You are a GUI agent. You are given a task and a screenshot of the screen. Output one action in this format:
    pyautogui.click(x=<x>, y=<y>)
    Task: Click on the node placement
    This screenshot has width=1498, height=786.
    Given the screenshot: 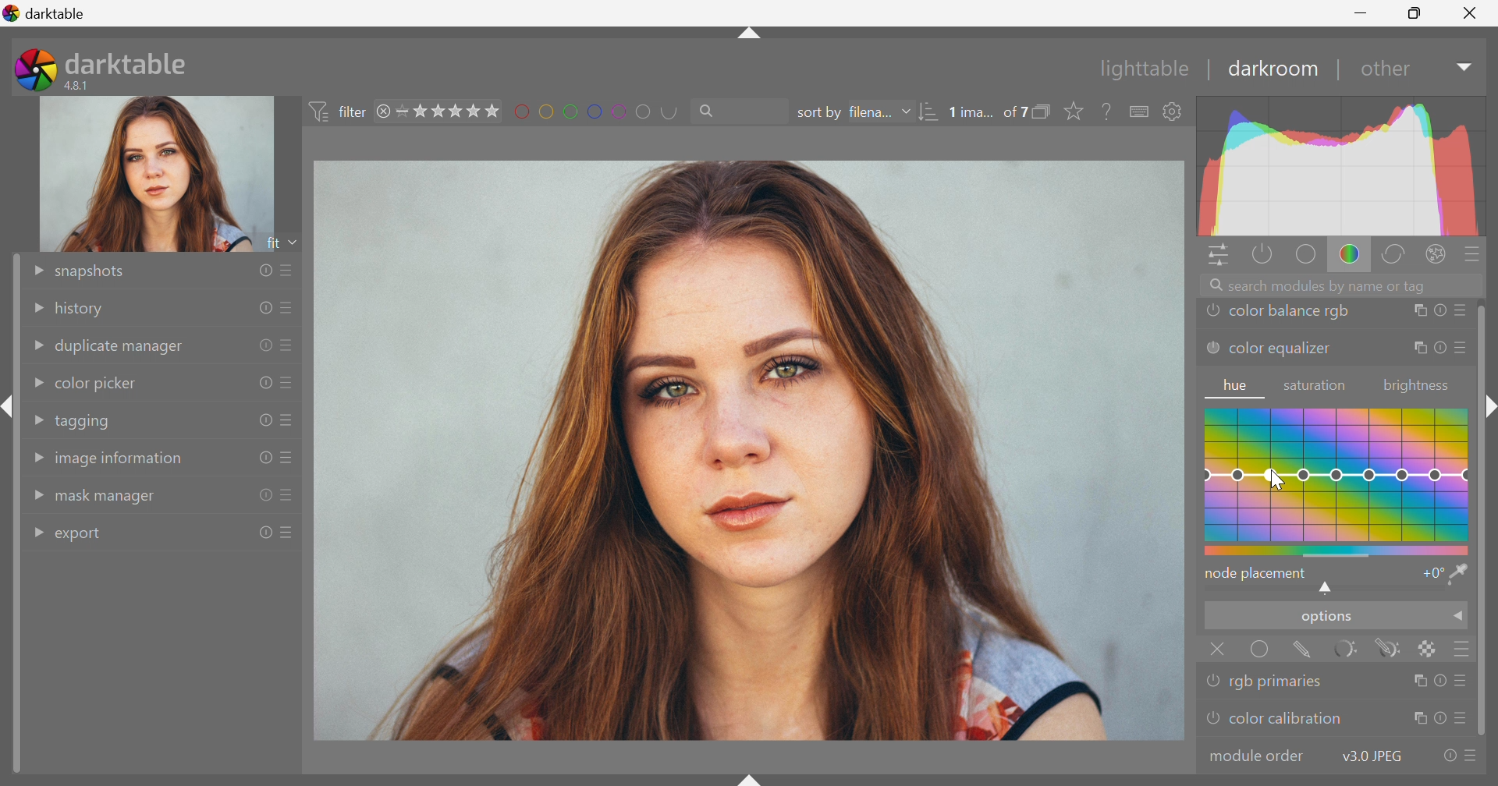 What is the action you would take?
    pyautogui.click(x=1257, y=573)
    